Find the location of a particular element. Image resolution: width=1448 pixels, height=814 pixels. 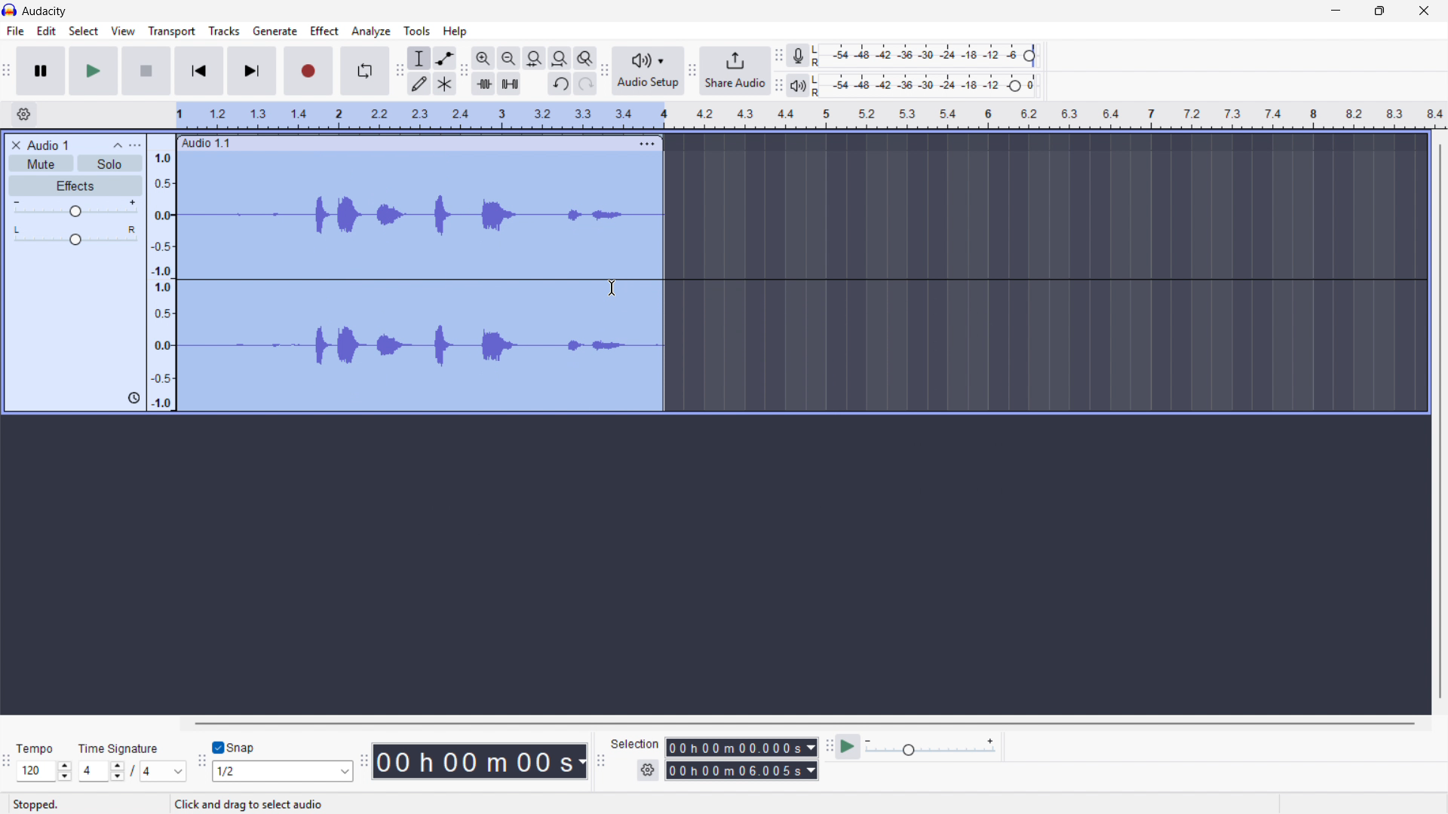

gain is located at coordinates (76, 211).